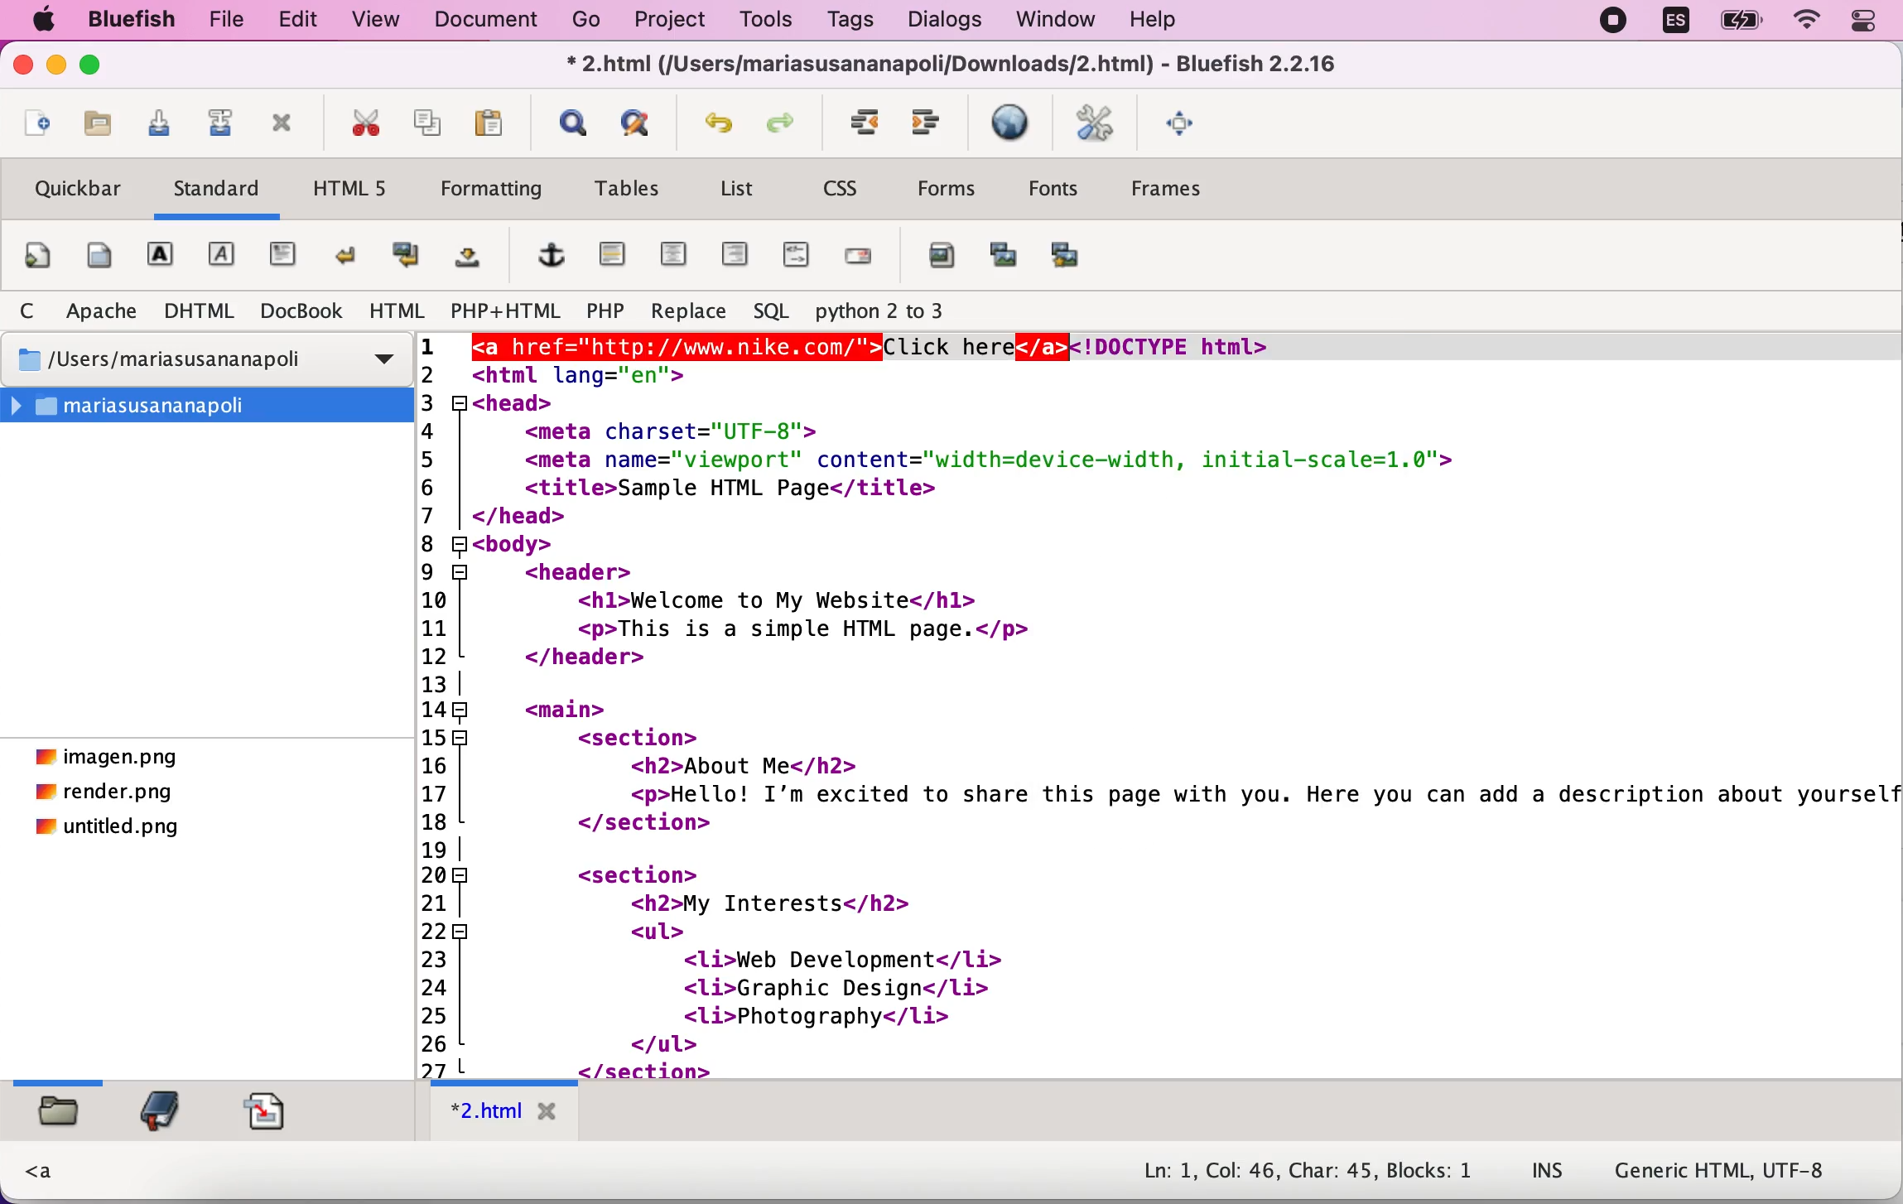 This screenshot has height=1204, width=1903. I want to click on help, so click(1164, 20).